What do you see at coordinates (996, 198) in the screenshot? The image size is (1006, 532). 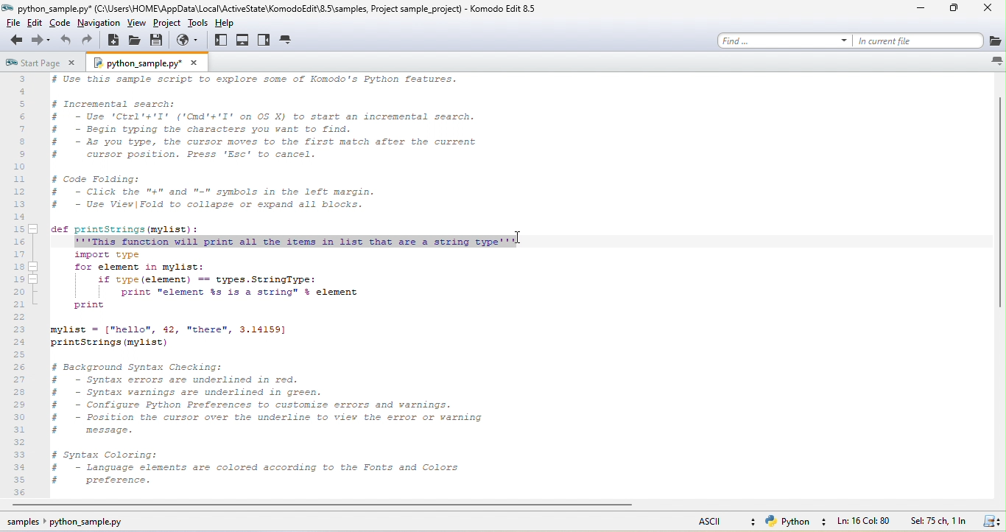 I see `vertical scroll bar` at bounding box center [996, 198].